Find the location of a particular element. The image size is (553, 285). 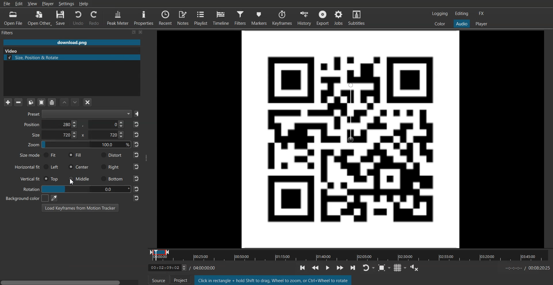

Deselect the filter is located at coordinates (88, 102).